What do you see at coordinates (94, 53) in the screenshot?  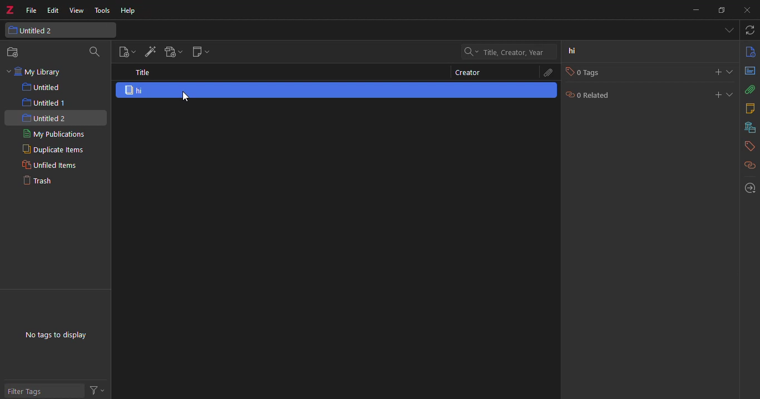 I see `search` at bounding box center [94, 53].